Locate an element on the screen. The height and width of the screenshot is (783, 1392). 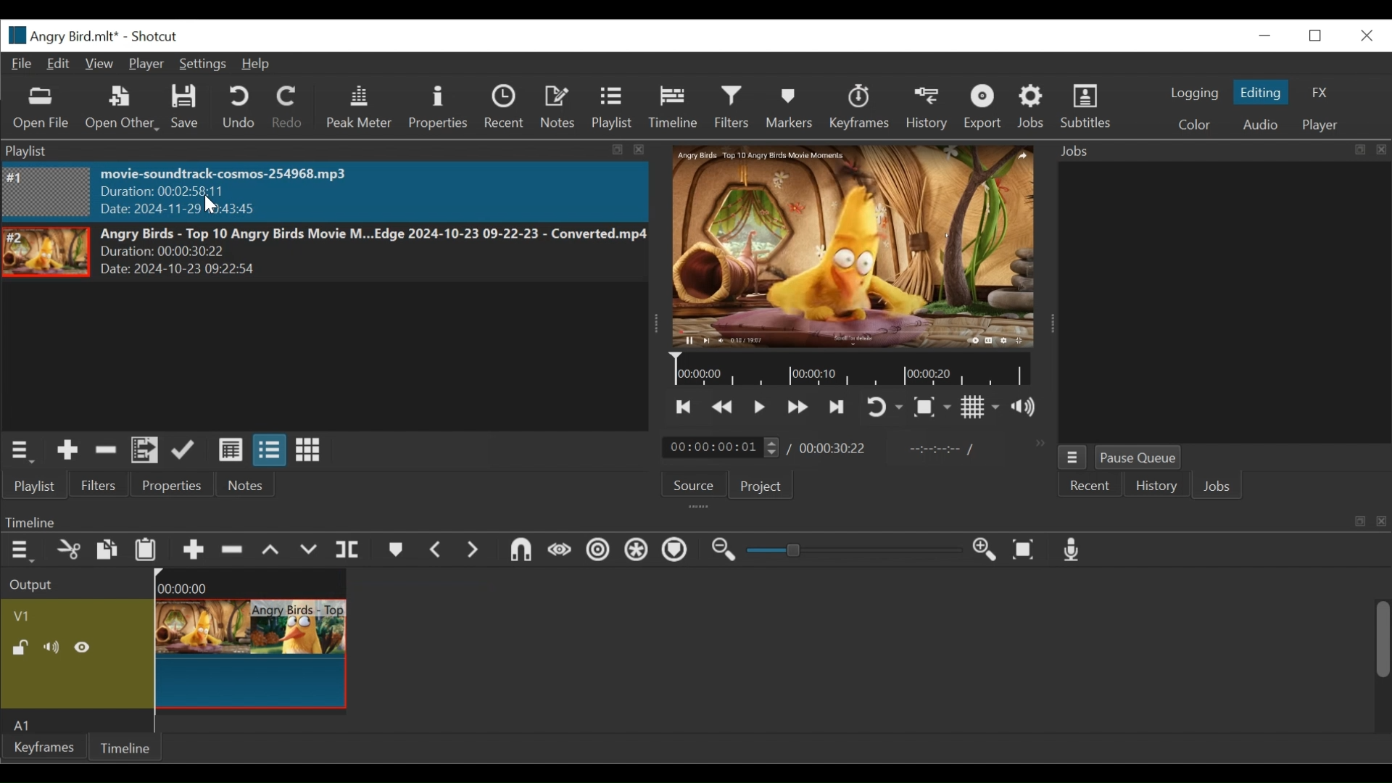
Recent is located at coordinates (1086, 488).